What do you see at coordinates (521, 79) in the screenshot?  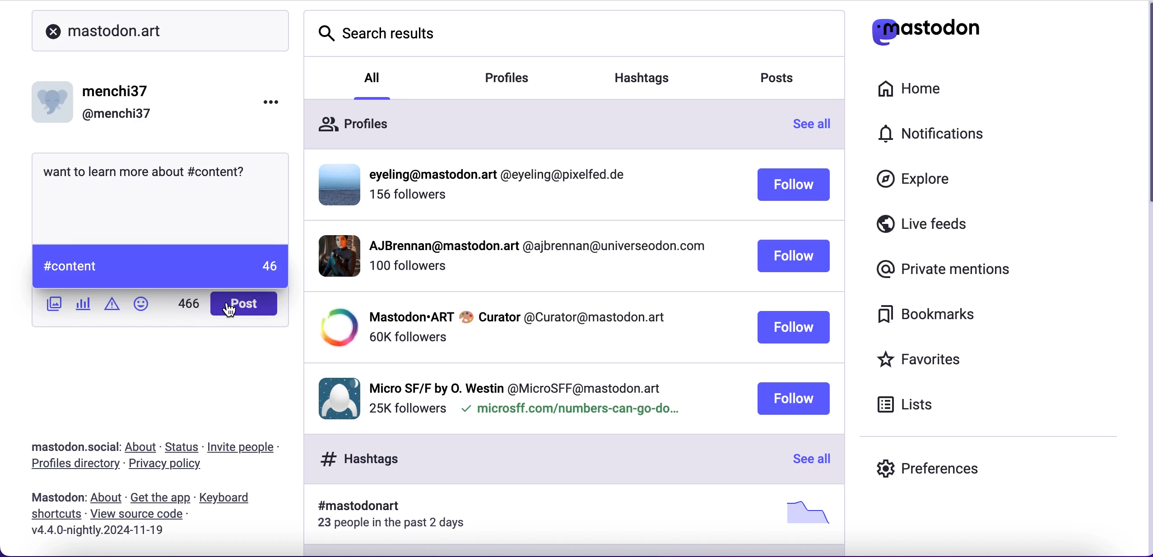 I see `profiles` at bounding box center [521, 79].